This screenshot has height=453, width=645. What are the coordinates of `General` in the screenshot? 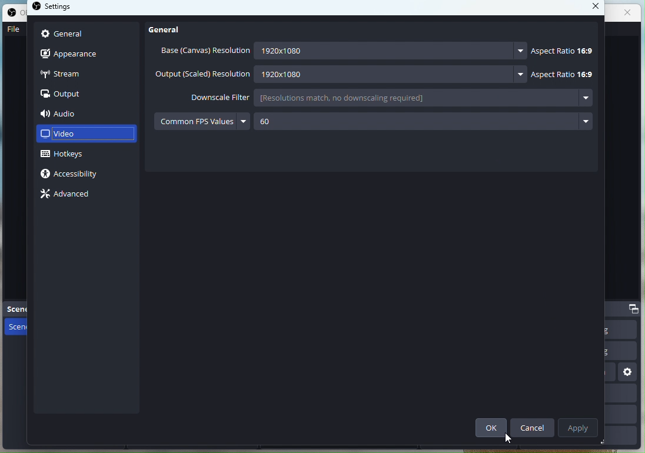 It's located at (169, 29).